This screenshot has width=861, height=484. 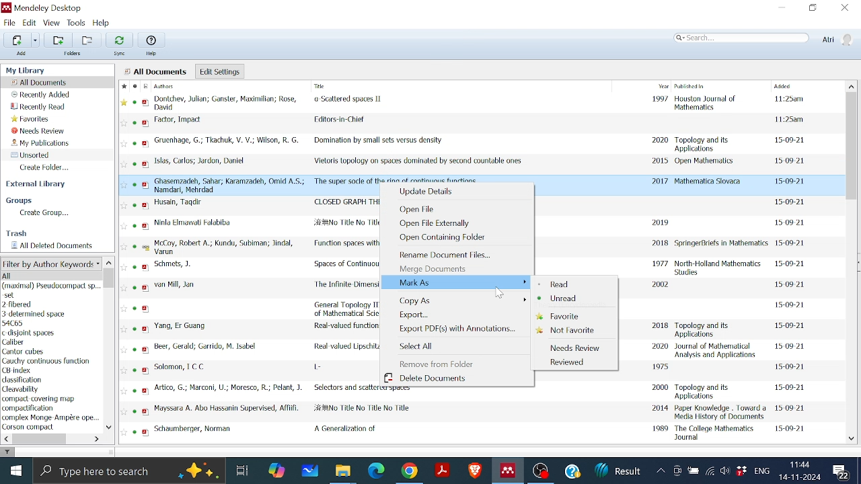 I want to click on Function spaces with uniform, fine and graph topologies, so click(x=250, y=245).